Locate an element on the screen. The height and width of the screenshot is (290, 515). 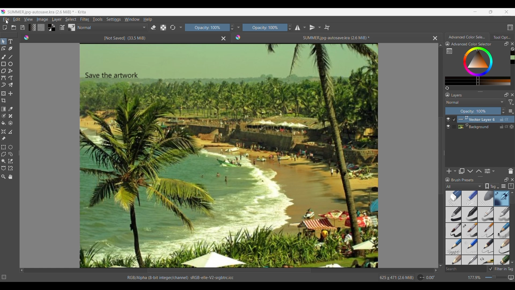
Map displayed canvas between pixel and print size is located at coordinates (511, 278).